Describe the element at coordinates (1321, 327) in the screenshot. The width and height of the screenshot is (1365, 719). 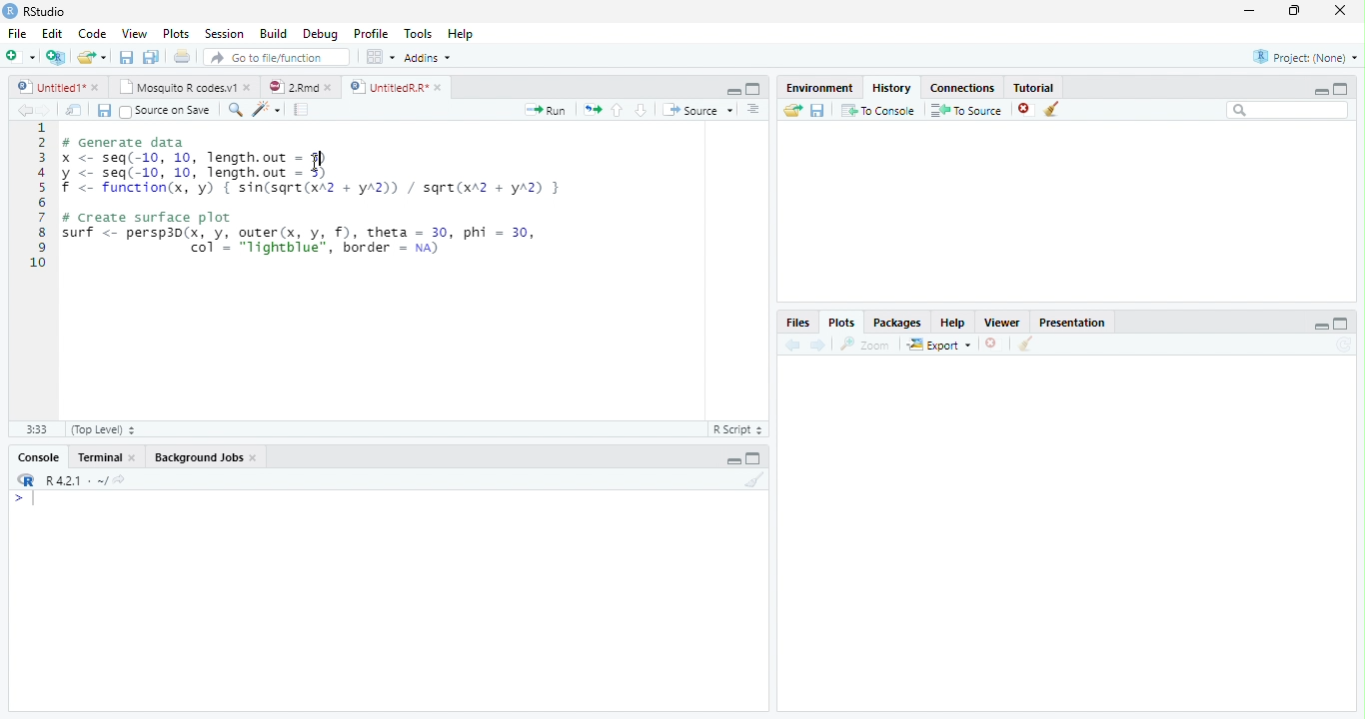
I see `minimize` at that location.